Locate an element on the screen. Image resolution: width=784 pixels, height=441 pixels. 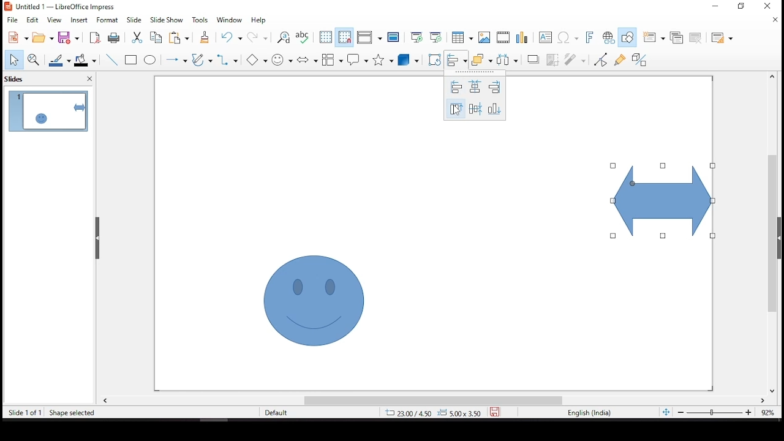
insert audio or video is located at coordinates (504, 37).